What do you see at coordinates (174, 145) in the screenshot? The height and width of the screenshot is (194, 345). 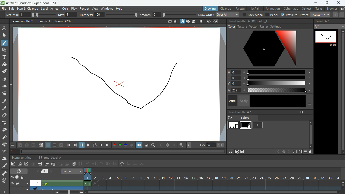 I see `right` at bounding box center [174, 145].